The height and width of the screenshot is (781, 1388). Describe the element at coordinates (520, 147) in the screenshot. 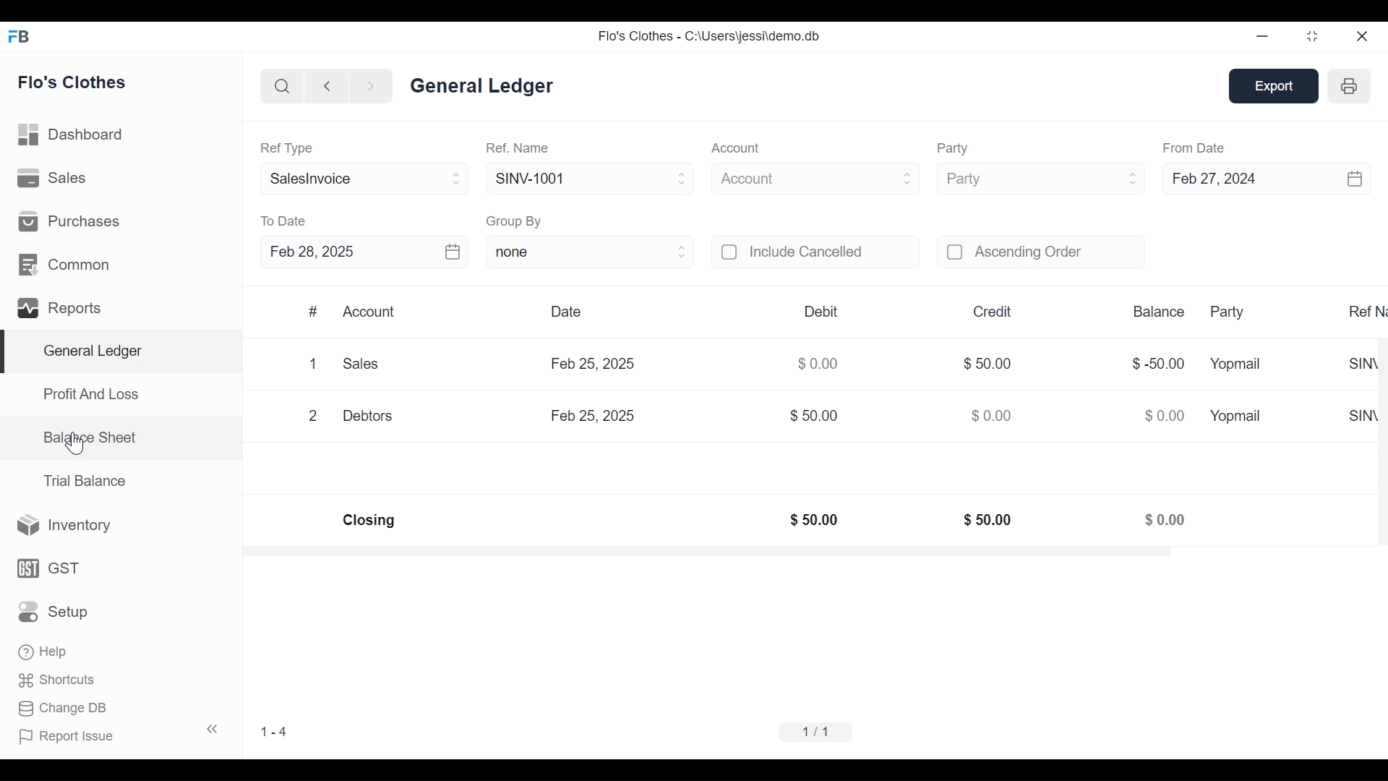

I see `Ref. Name` at that location.